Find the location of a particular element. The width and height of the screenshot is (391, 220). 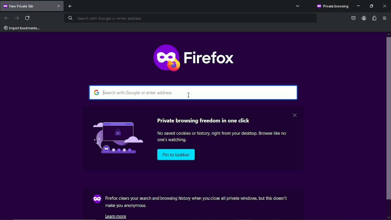

close is located at coordinates (59, 6).